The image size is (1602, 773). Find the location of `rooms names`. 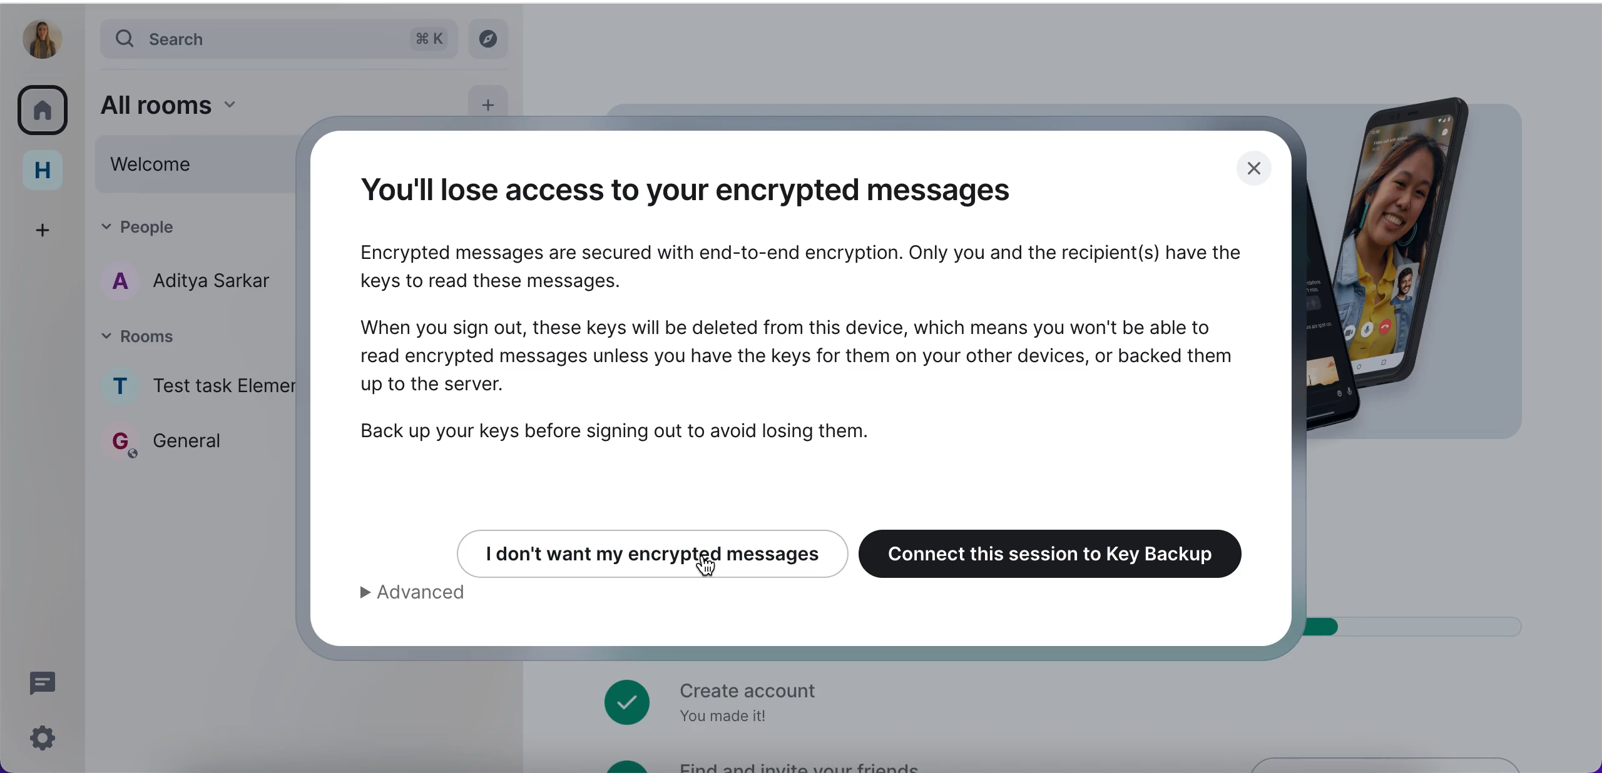

rooms names is located at coordinates (198, 379).